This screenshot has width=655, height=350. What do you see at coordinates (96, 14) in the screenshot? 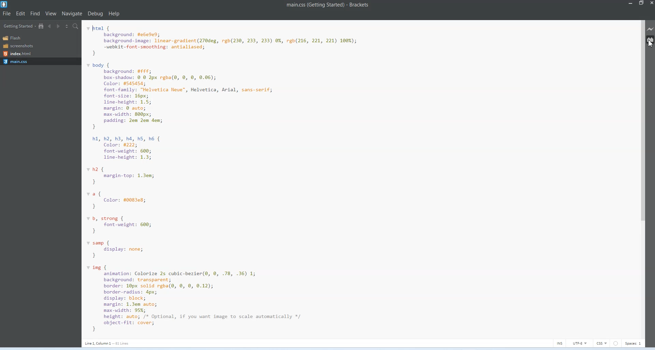
I see `Debug` at bounding box center [96, 14].